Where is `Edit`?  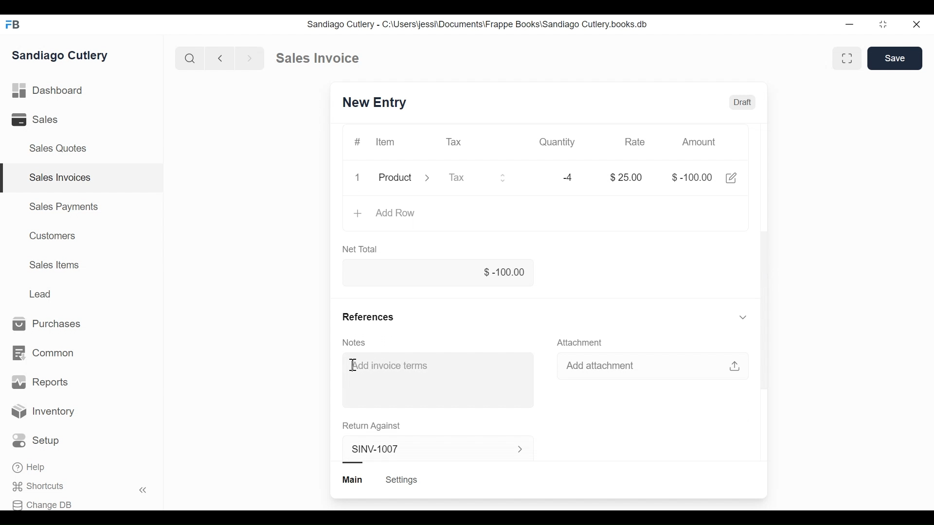 Edit is located at coordinates (731, 178).